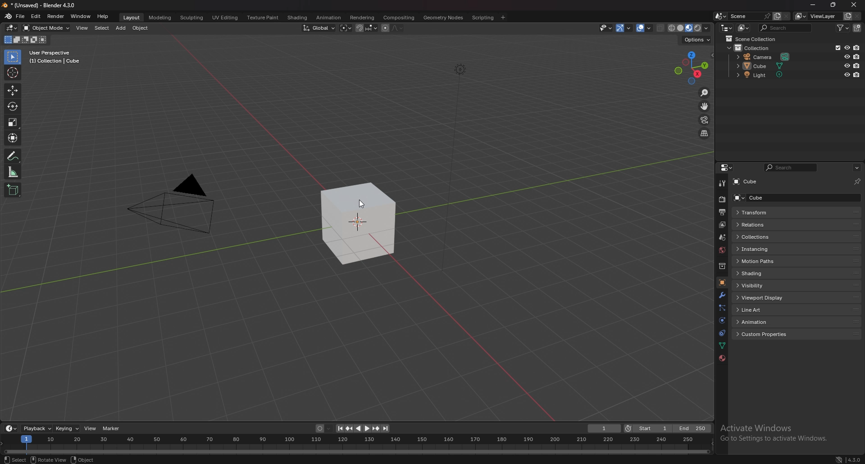  What do you see at coordinates (786, 17) in the screenshot?
I see `delete scene` at bounding box center [786, 17].